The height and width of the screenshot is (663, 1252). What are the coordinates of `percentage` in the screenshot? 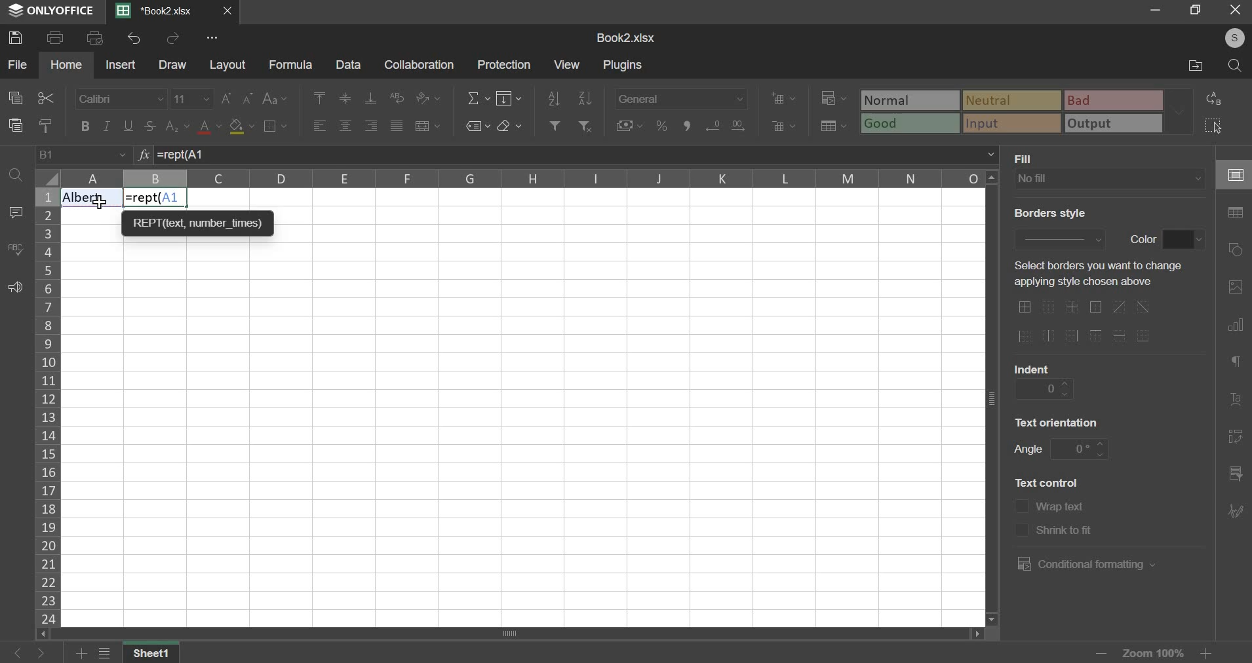 It's located at (661, 125).